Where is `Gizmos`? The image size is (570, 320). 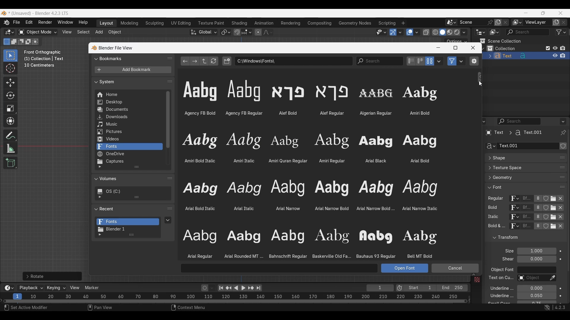 Gizmos is located at coordinates (400, 32).